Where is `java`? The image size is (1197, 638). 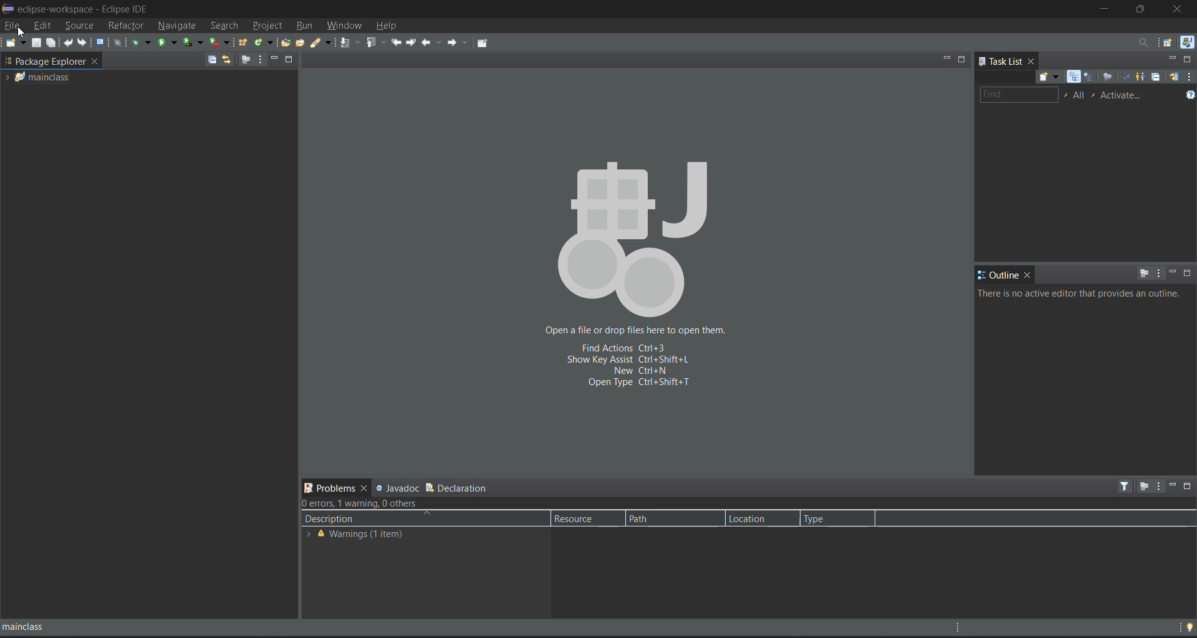 java is located at coordinates (1187, 42).